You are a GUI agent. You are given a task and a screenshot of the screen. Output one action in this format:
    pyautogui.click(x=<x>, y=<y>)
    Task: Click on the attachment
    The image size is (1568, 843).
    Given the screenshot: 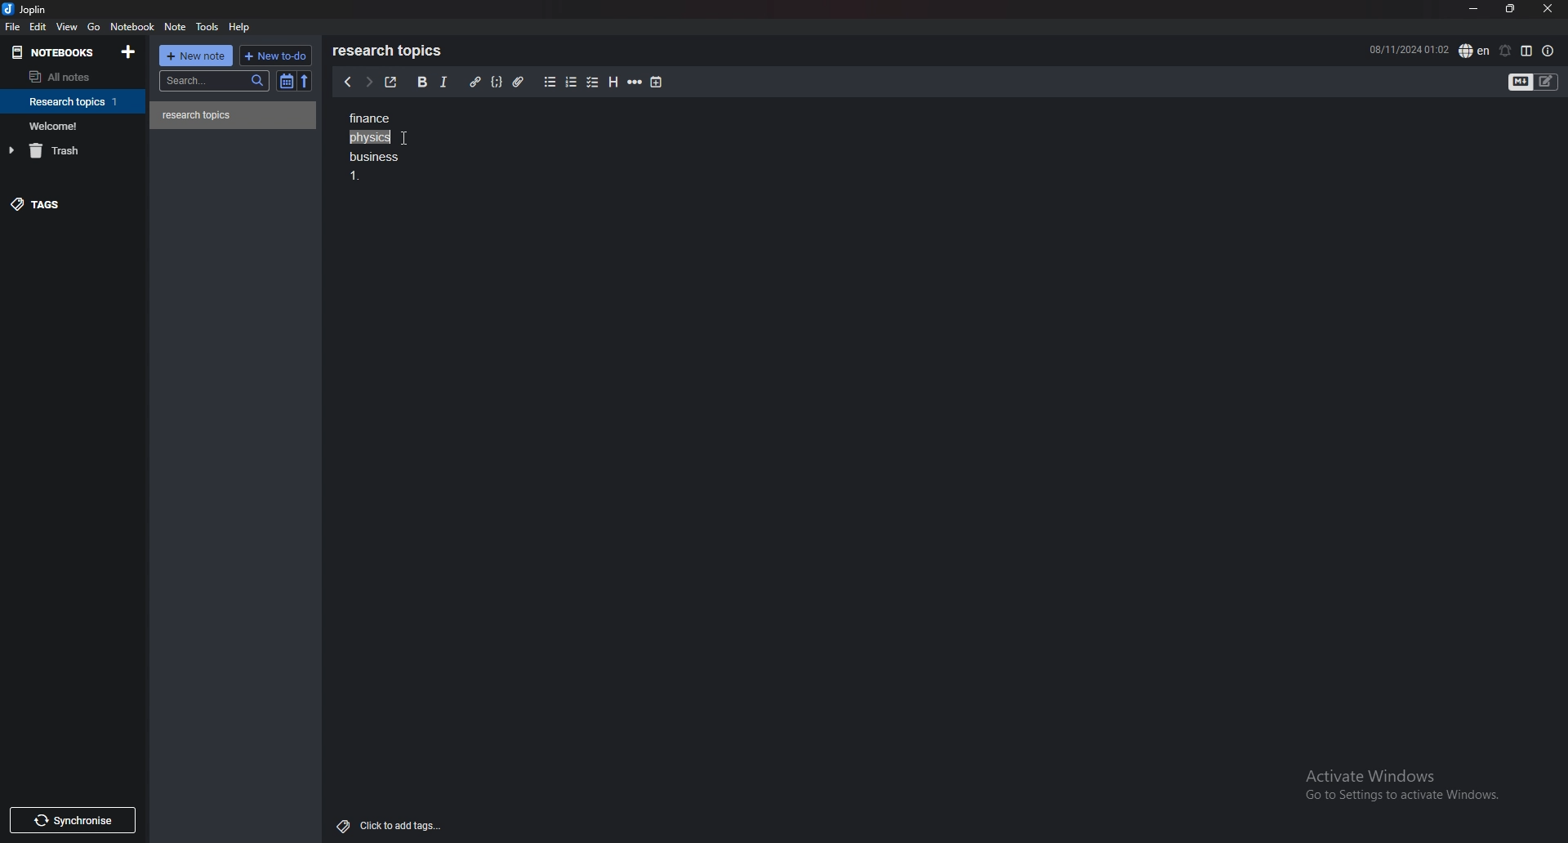 What is the action you would take?
    pyautogui.click(x=518, y=81)
    